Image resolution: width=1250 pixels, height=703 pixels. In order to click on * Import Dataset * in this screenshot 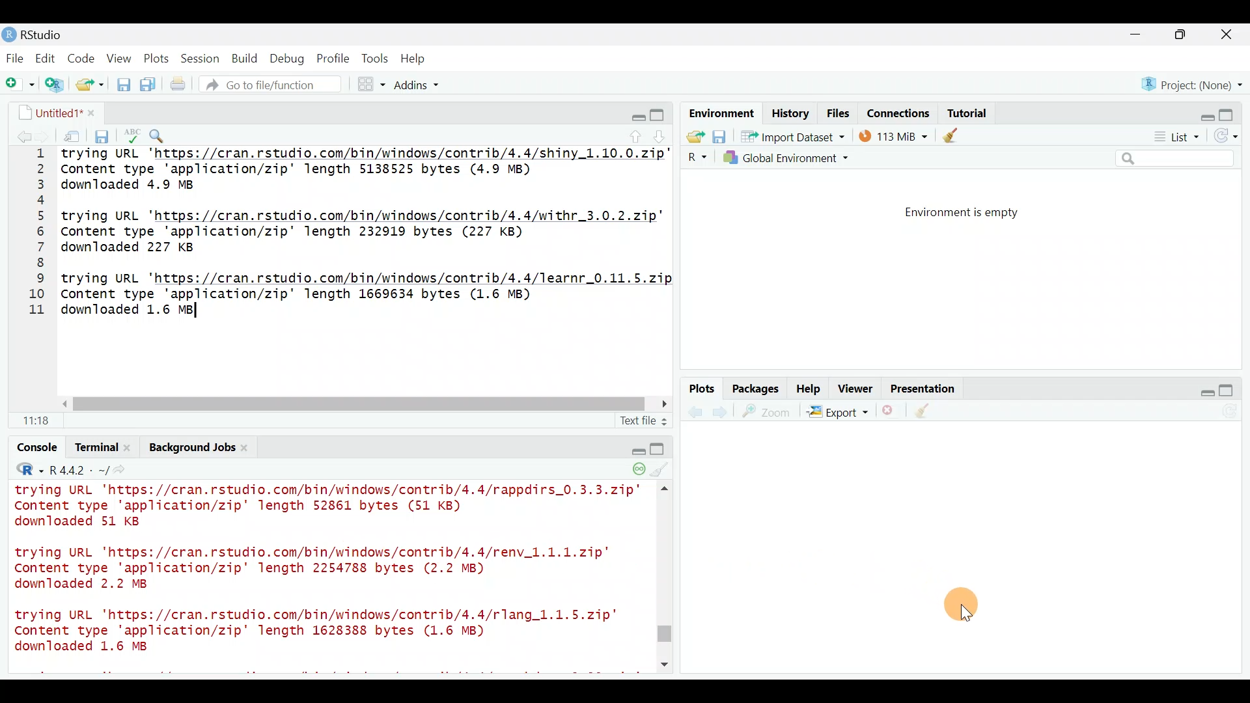, I will do `click(789, 137)`.